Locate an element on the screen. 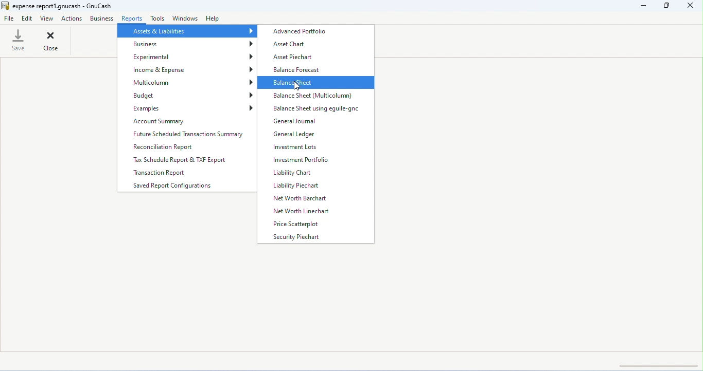 Image resolution: width=703 pixels, height=371 pixels. maximize is located at coordinates (665, 6).